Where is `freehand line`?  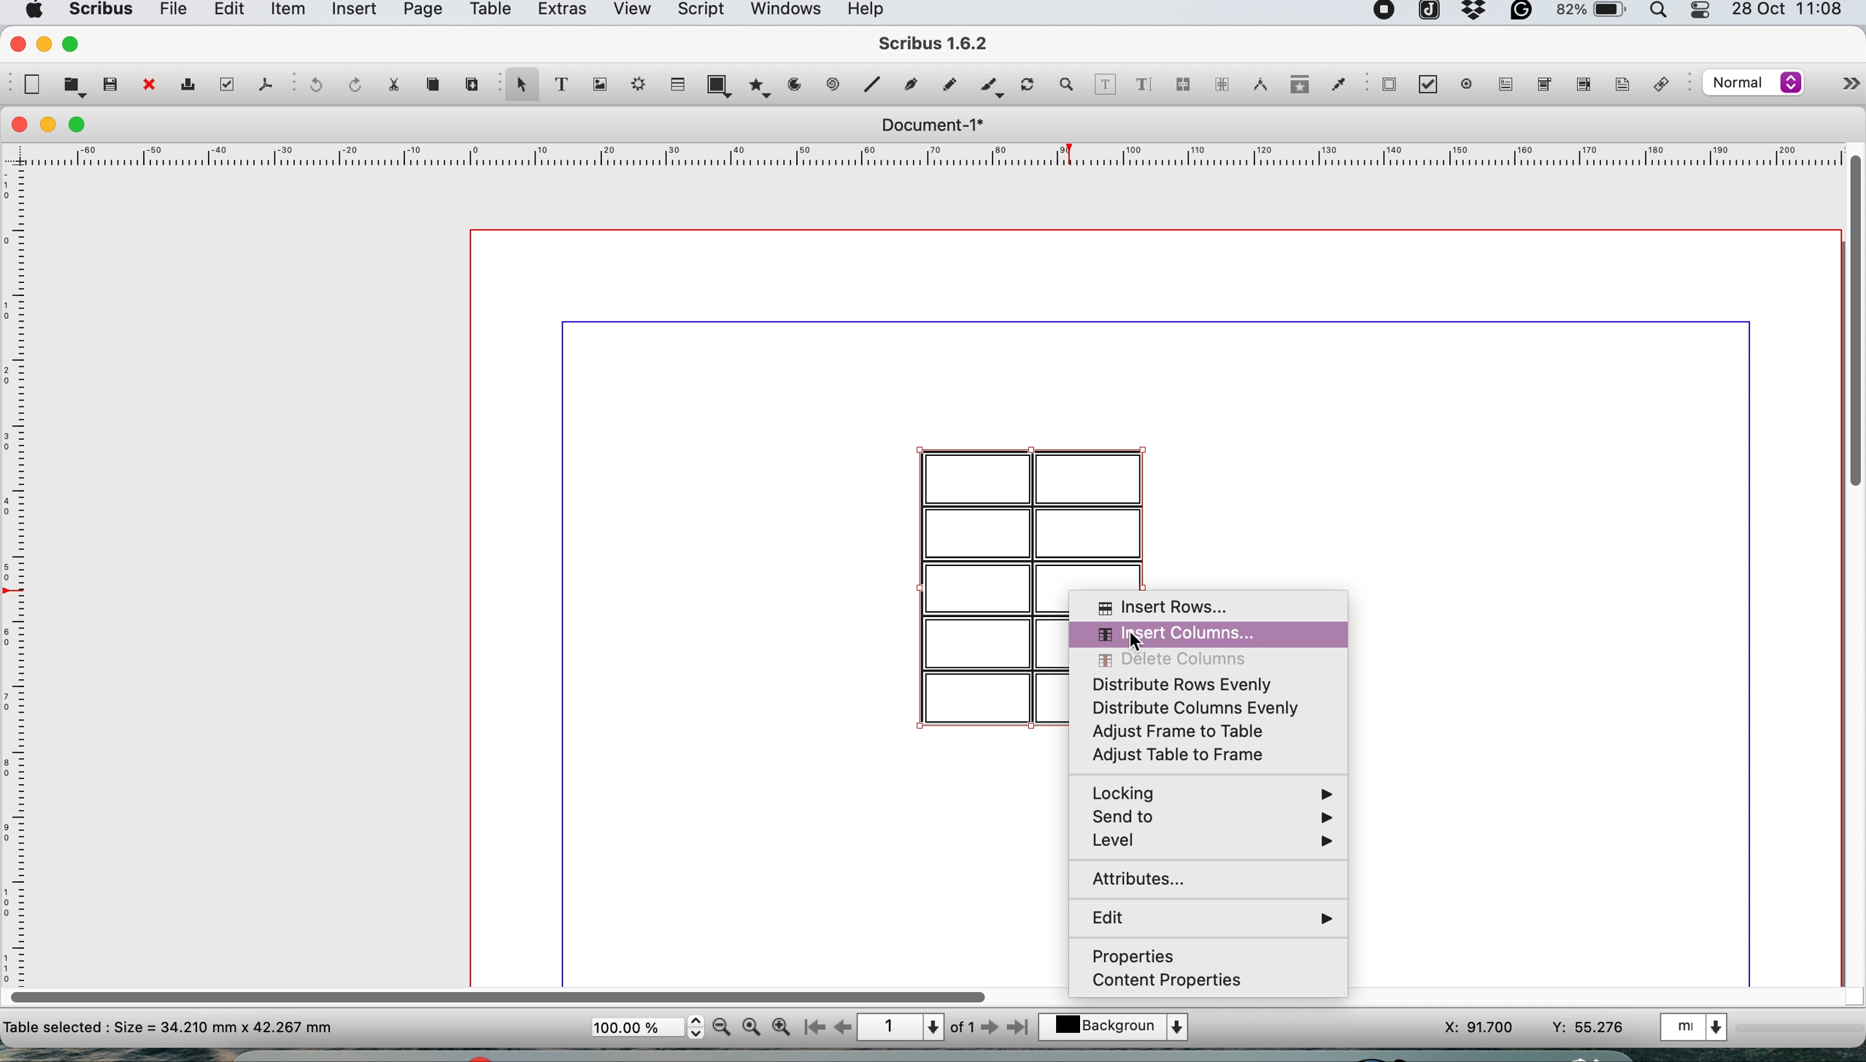 freehand line is located at coordinates (946, 85).